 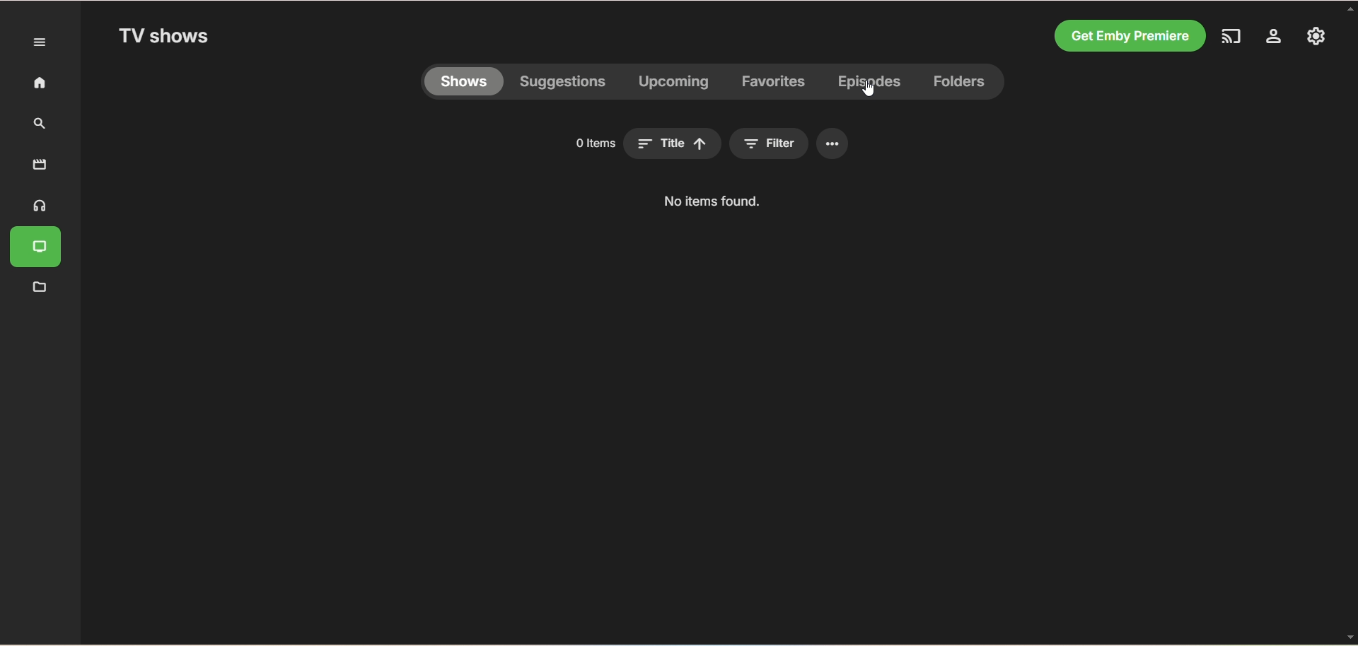 What do you see at coordinates (871, 93) in the screenshot?
I see `cursor` at bounding box center [871, 93].